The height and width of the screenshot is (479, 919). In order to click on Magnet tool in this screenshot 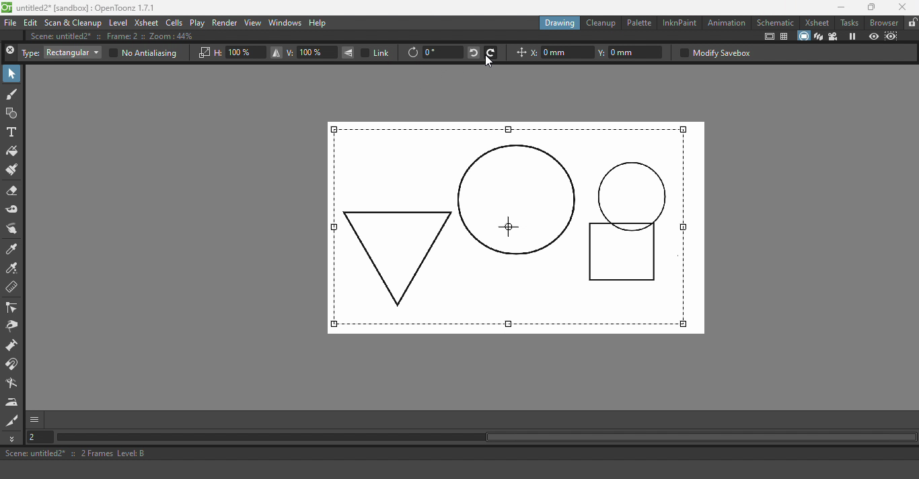, I will do `click(13, 365)`.